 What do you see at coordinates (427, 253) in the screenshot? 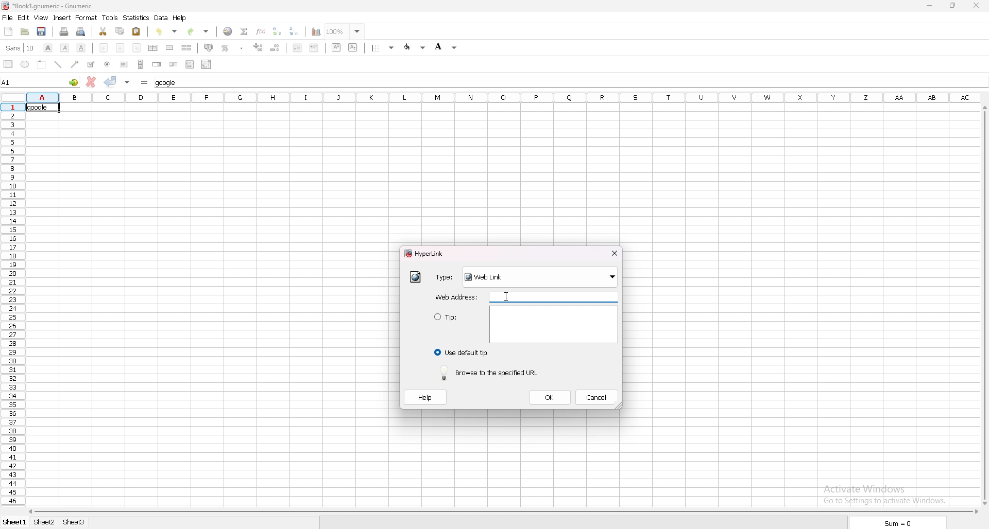
I see `hyperlink` at bounding box center [427, 253].